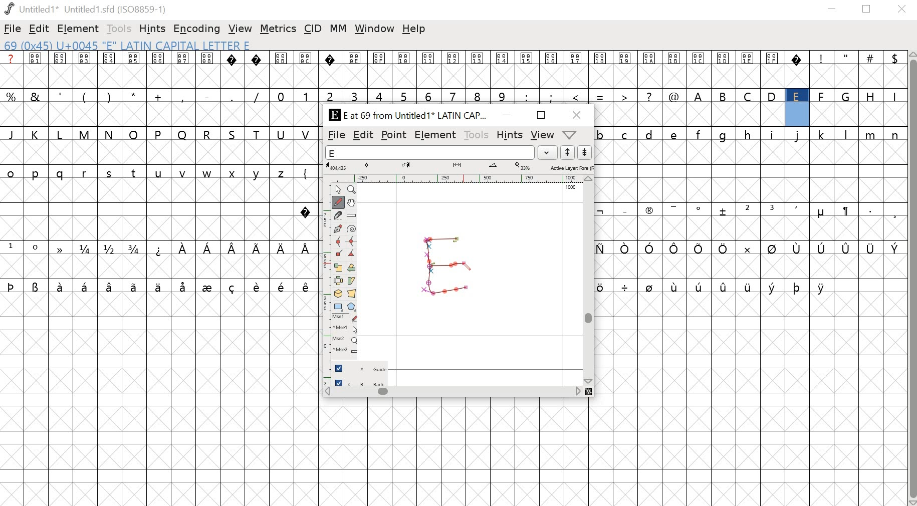 The image size is (917, 506). What do you see at coordinates (352, 242) in the screenshot?
I see `HV Curve` at bounding box center [352, 242].